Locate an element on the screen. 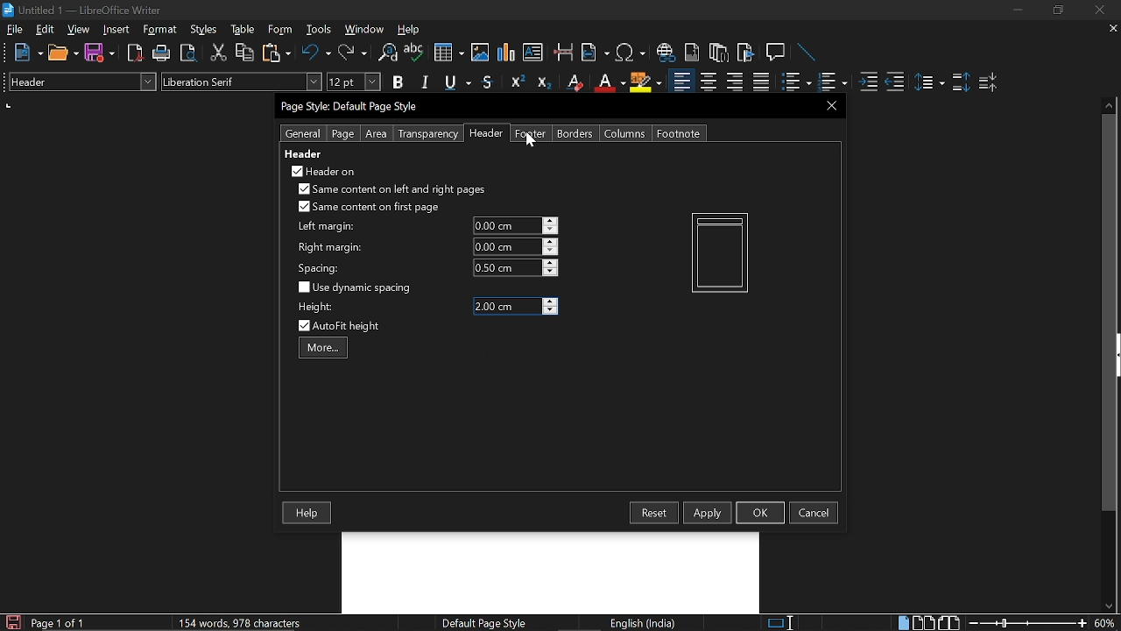  Insert footnote is located at coordinates (719, 53).